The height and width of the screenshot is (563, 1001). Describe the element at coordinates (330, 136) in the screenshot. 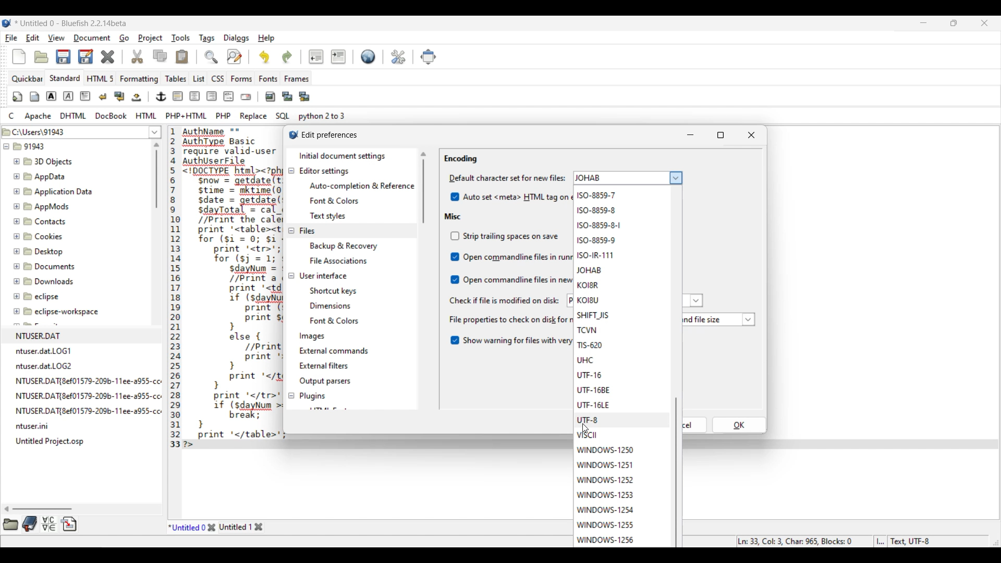

I see `Window title` at that location.